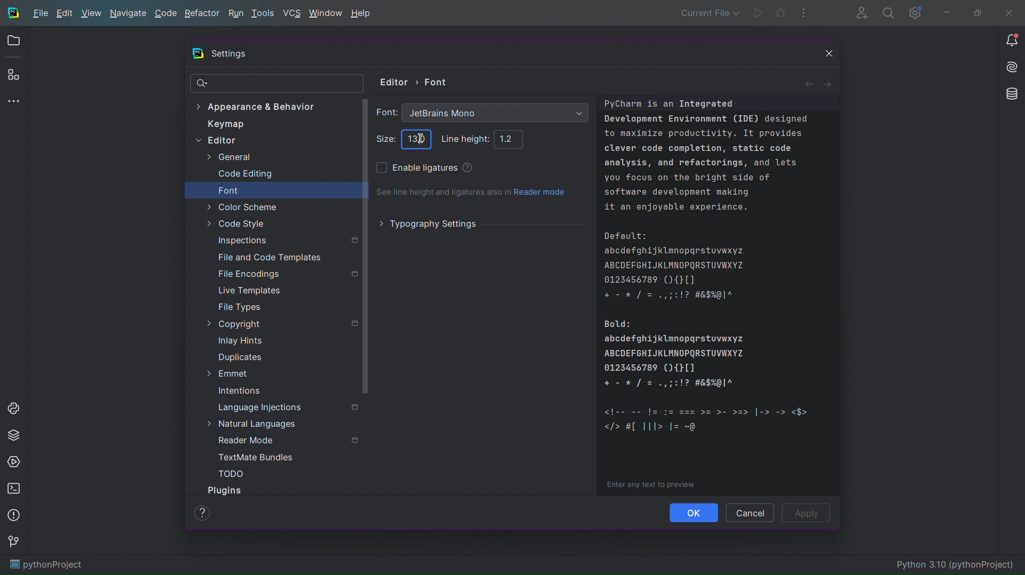 Image resolution: width=1025 pixels, height=575 pixels. What do you see at coordinates (830, 83) in the screenshot?
I see `Next` at bounding box center [830, 83].